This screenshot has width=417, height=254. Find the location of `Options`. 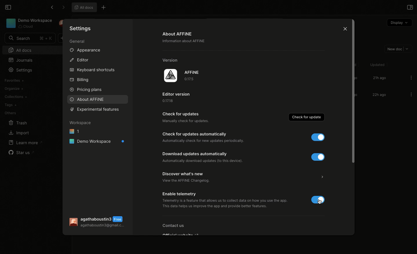

Options is located at coordinates (411, 77).